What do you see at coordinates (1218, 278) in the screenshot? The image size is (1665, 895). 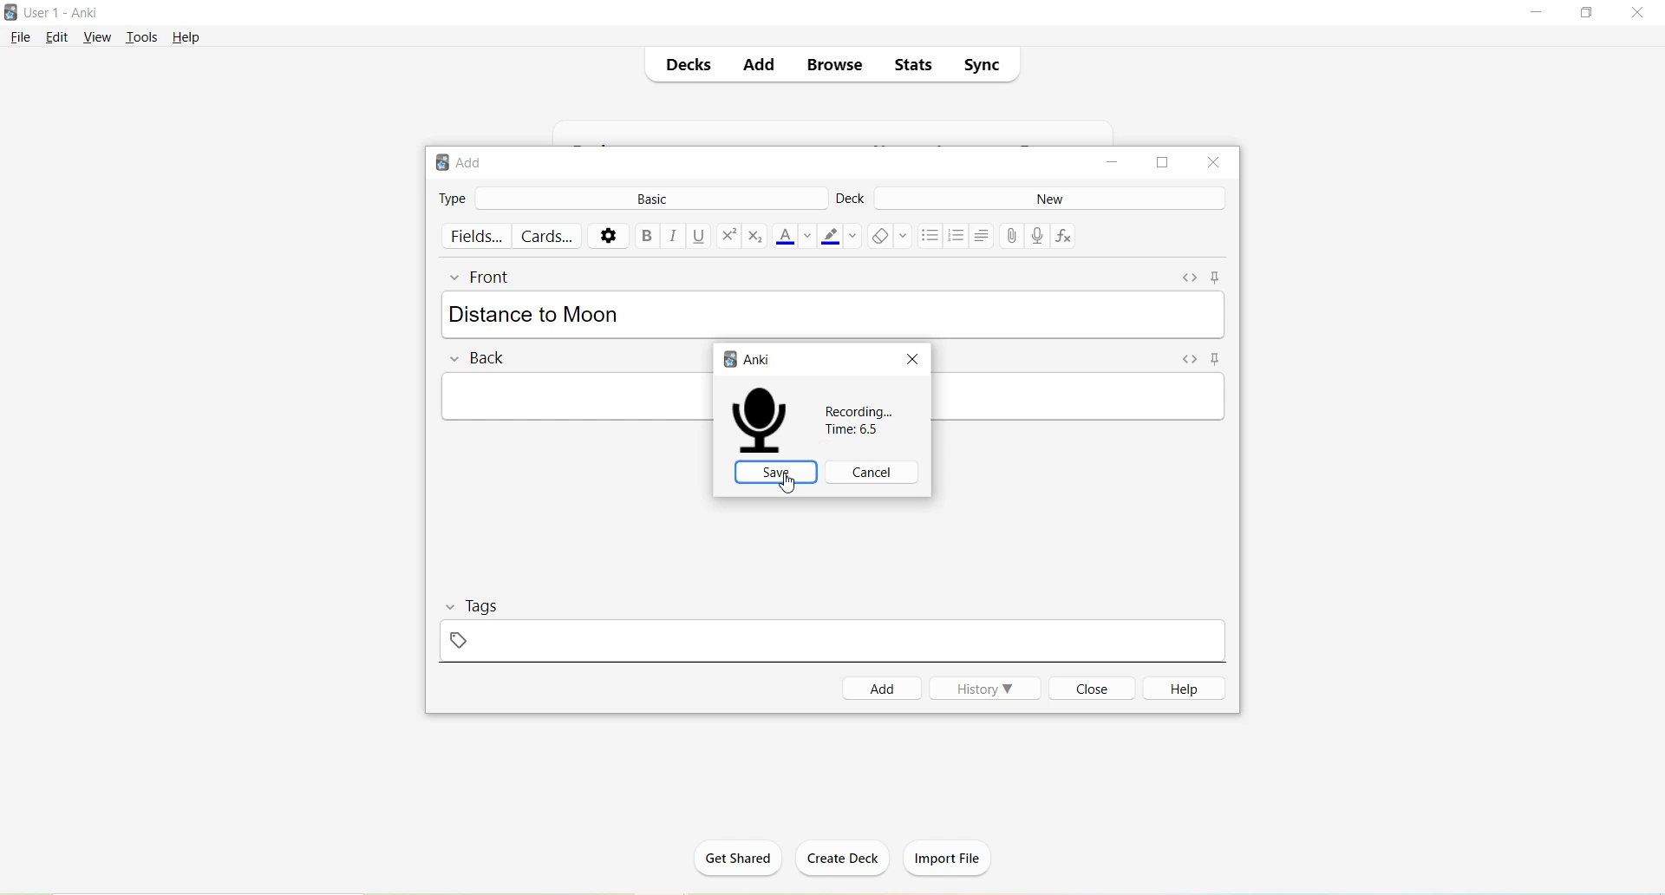 I see `Toggle sticky` at bounding box center [1218, 278].